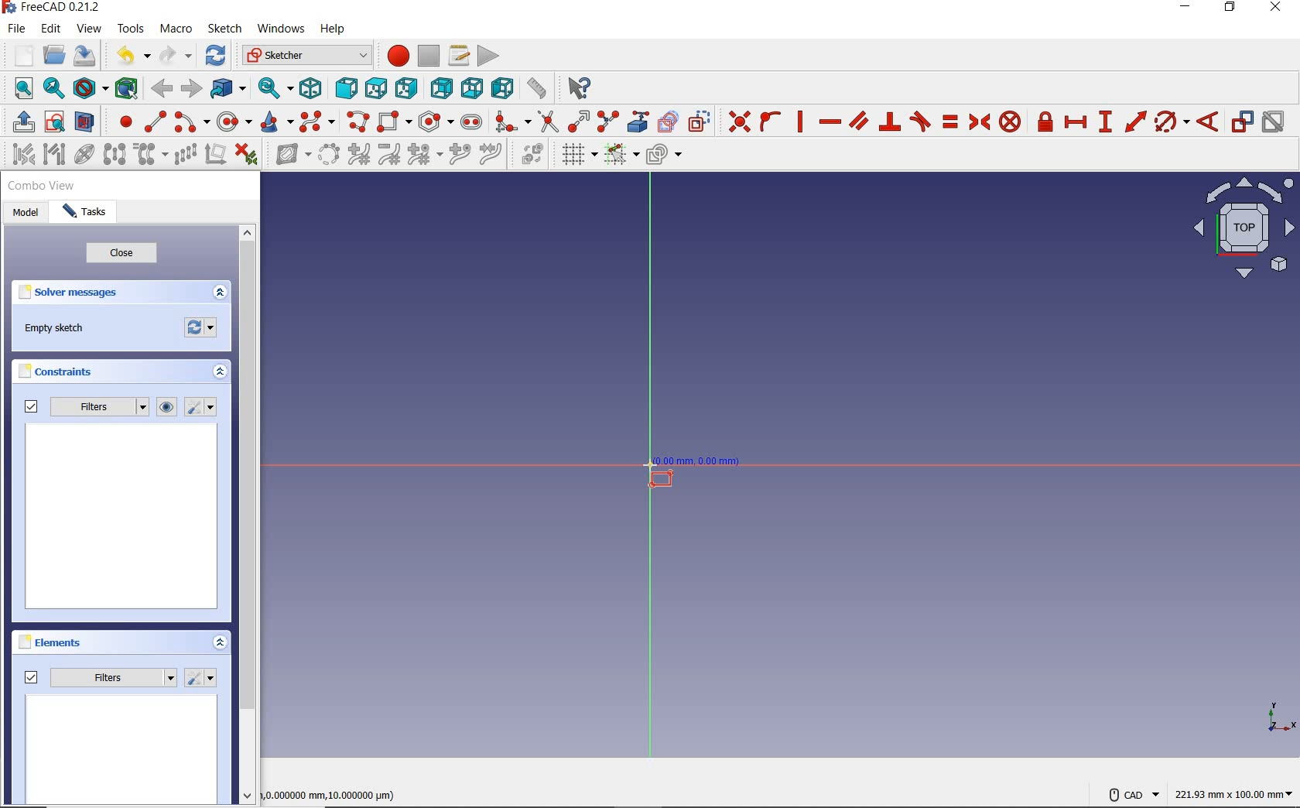 Image resolution: width=1300 pixels, height=808 pixels. Describe the element at coordinates (1134, 122) in the screenshot. I see `constrain distance` at that location.